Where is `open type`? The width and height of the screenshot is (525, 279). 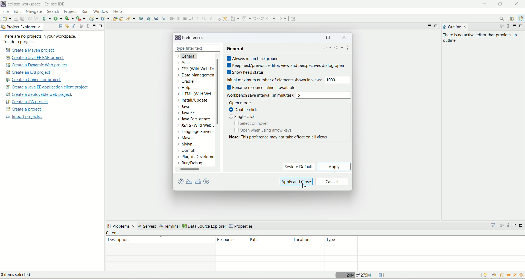
open type is located at coordinates (115, 18).